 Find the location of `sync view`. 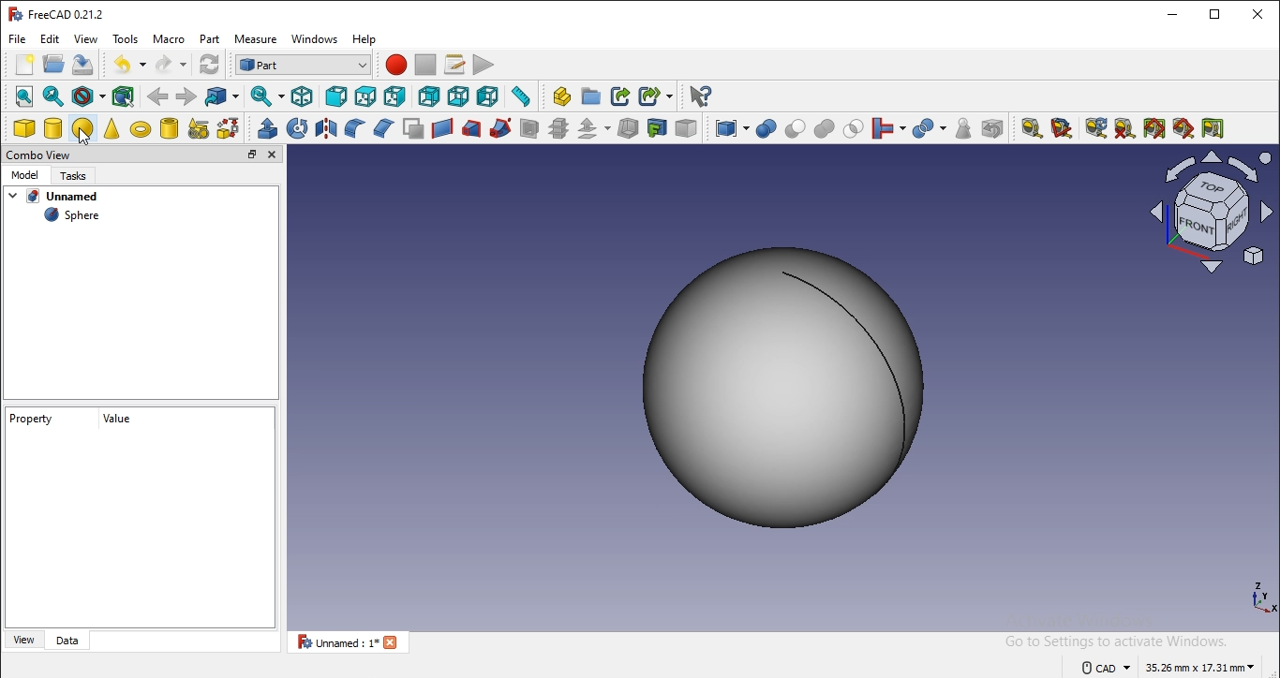

sync view is located at coordinates (262, 96).